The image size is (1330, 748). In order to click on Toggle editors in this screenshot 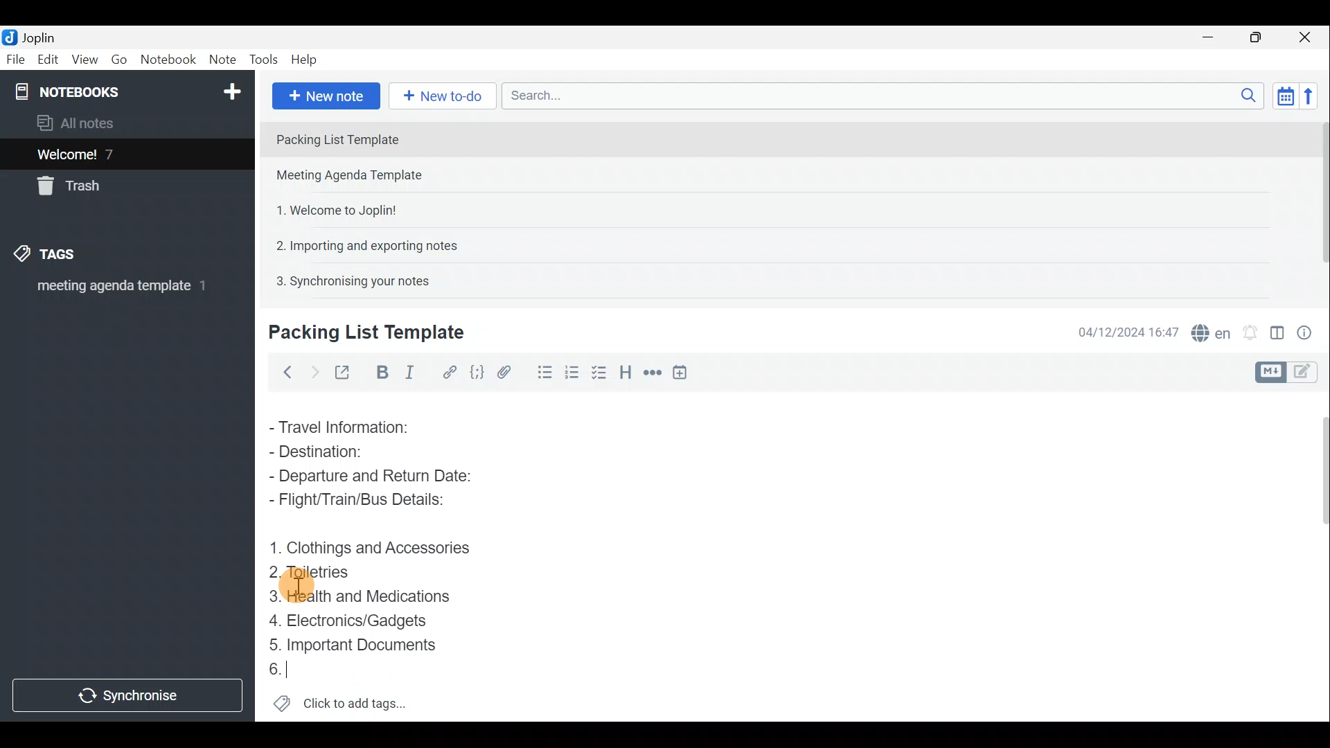, I will do `click(1309, 373)`.